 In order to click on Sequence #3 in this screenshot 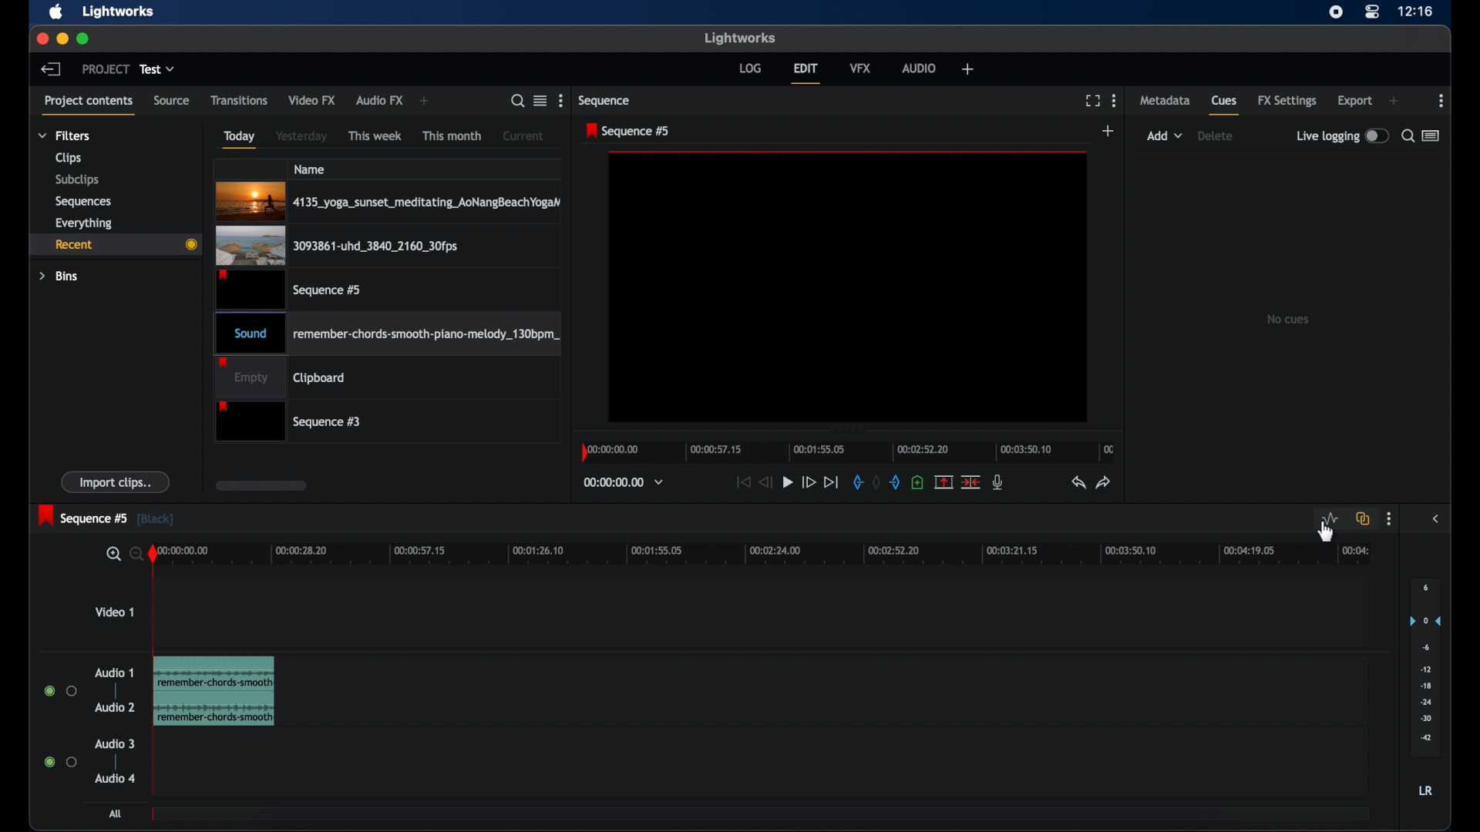, I will do `click(291, 423)`.